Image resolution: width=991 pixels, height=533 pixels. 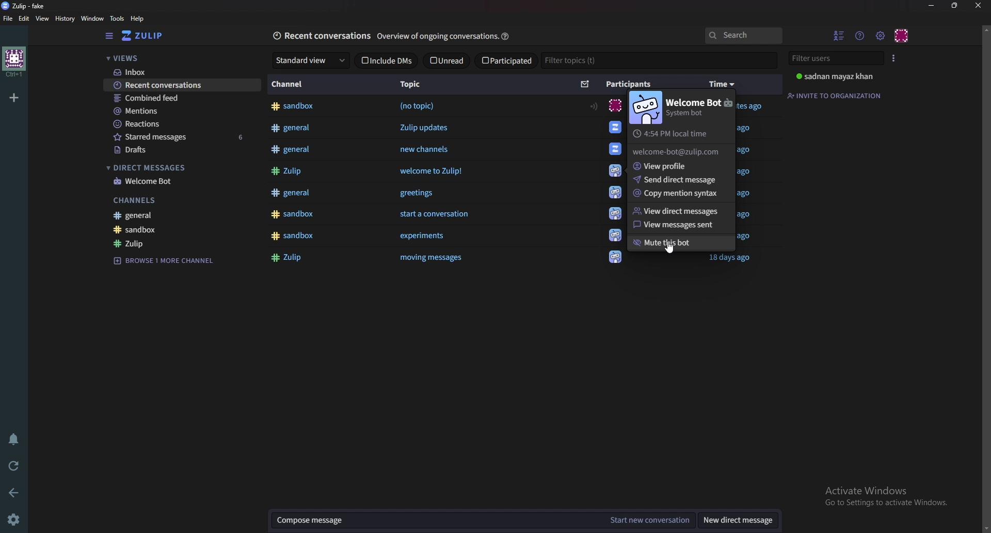 What do you see at coordinates (181, 72) in the screenshot?
I see `Inbox` at bounding box center [181, 72].